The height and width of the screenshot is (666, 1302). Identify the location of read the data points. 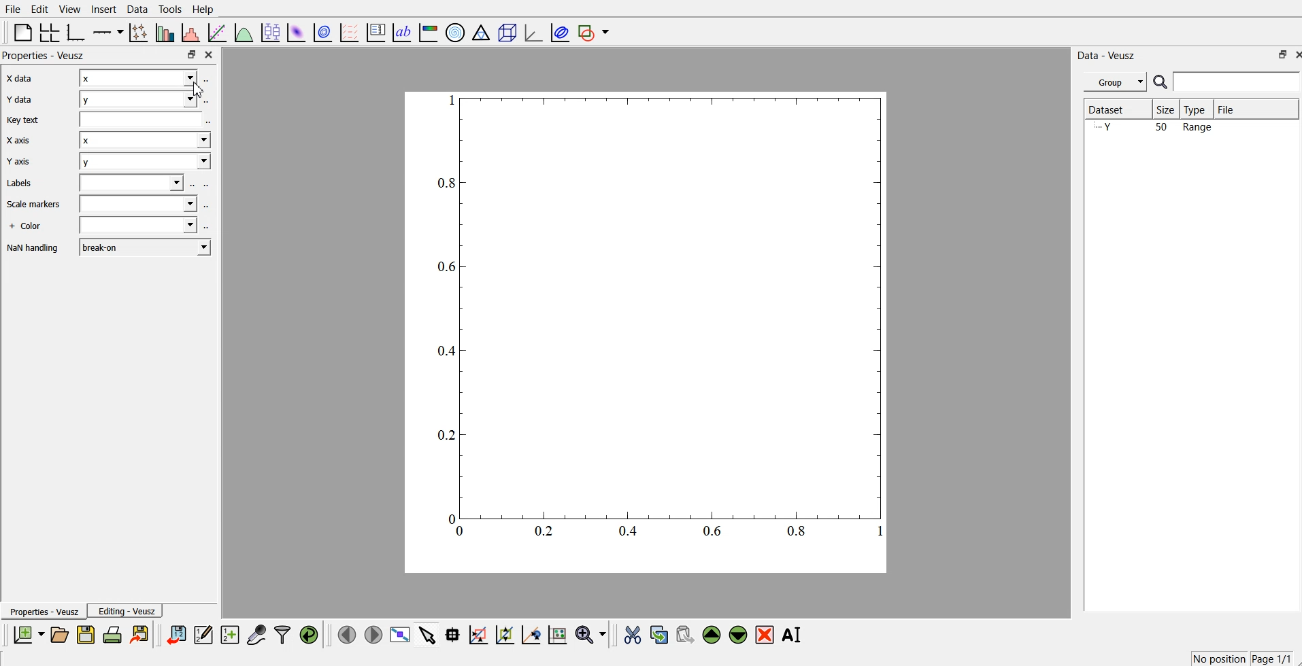
(455, 636).